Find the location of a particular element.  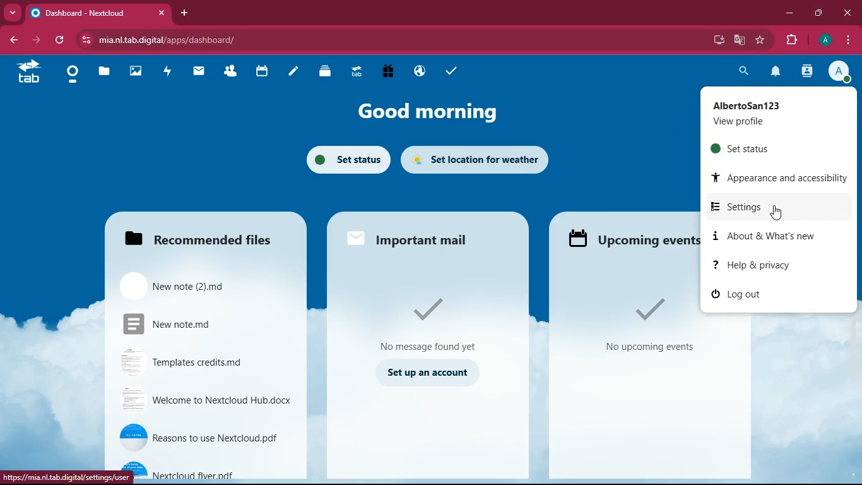

set up an account is located at coordinates (427, 373).